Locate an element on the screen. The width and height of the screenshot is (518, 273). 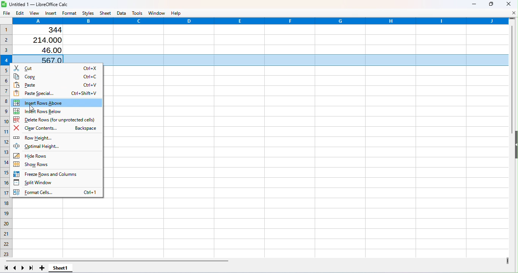
Show is located at coordinates (515, 147).